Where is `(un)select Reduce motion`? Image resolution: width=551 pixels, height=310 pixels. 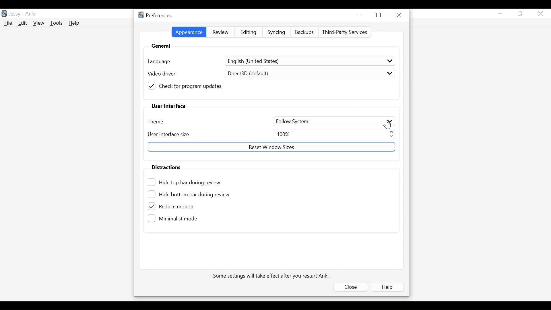 (un)select Reduce motion is located at coordinates (180, 207).